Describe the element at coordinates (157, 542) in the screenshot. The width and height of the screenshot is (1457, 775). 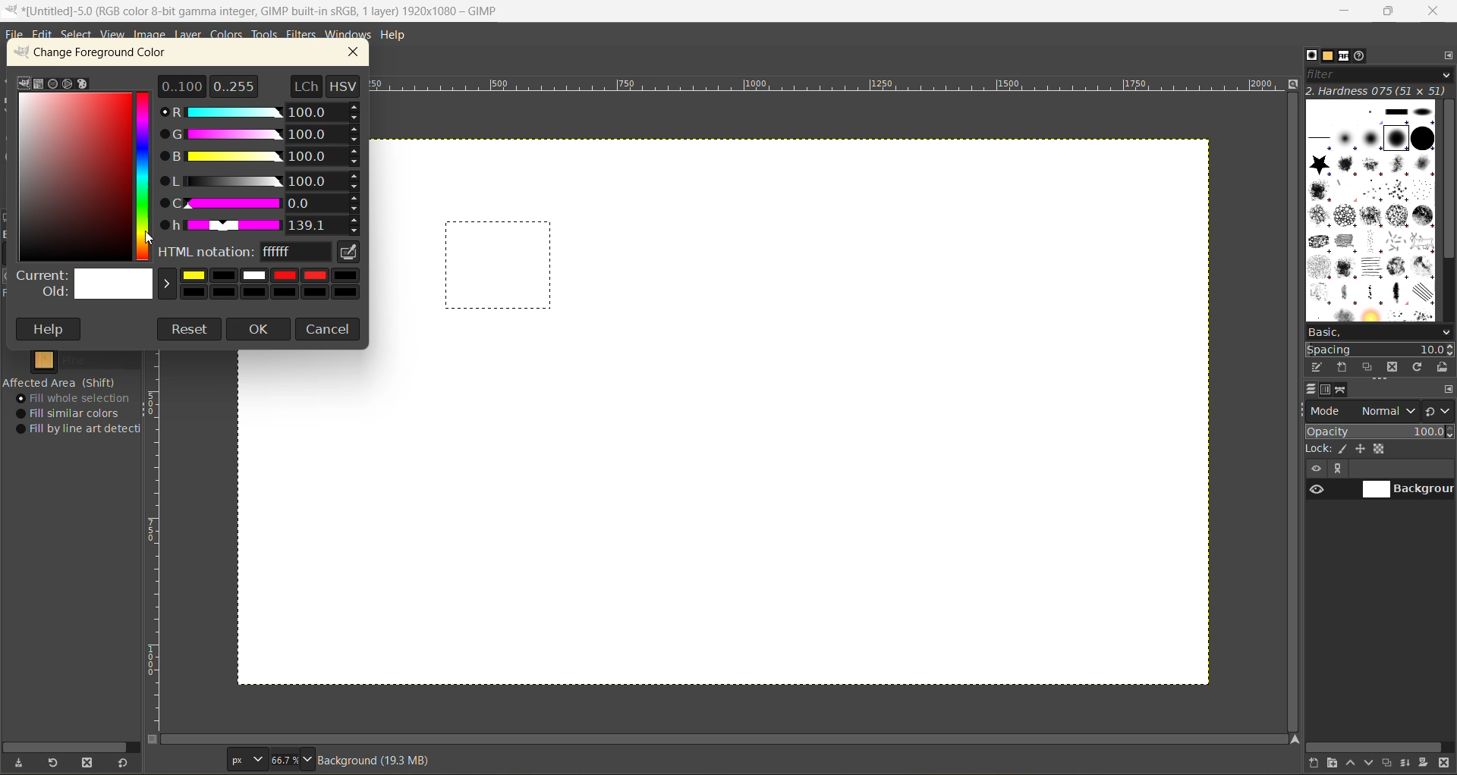
I see `scale` at that location.